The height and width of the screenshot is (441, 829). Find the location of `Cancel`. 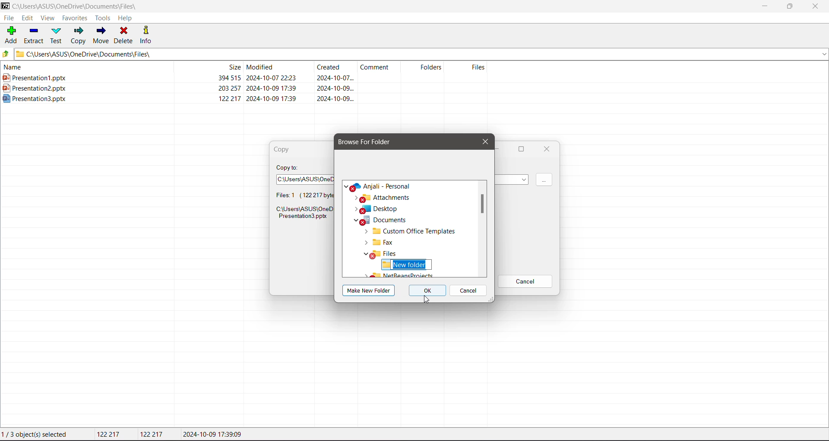

Cancel is located at coordinates (469, 291).